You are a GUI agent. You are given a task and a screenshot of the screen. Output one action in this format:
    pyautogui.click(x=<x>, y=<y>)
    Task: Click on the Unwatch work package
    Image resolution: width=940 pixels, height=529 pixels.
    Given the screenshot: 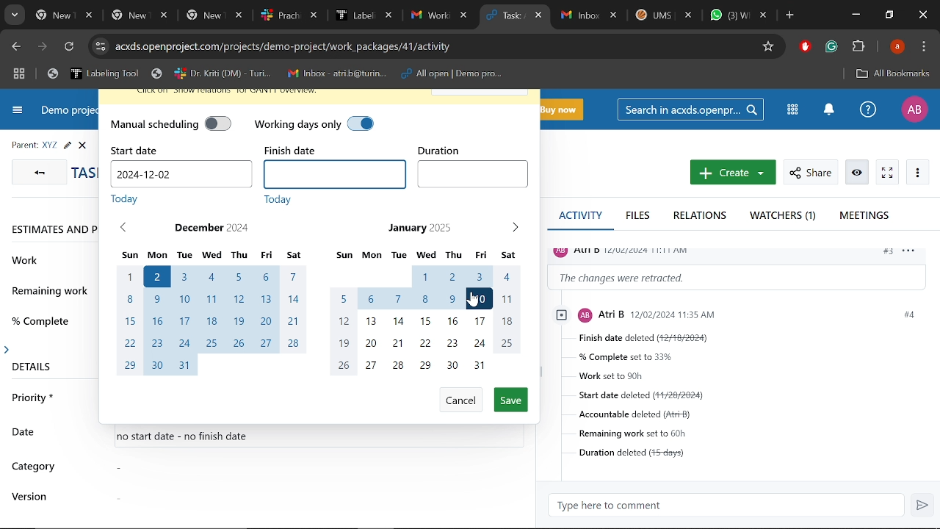 What is the action you would take?
    pyautogui.click(x=858, y=173)
    